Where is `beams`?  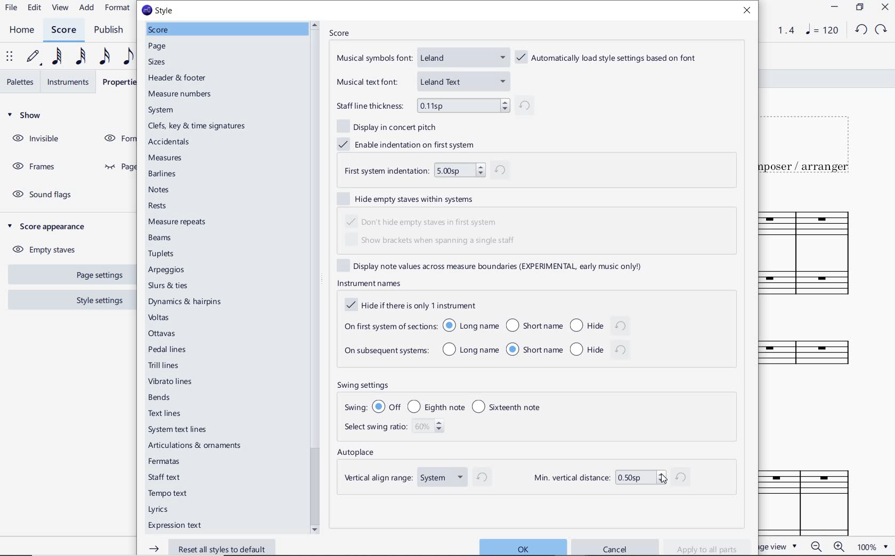 beams is located at coordinates (162, 239).